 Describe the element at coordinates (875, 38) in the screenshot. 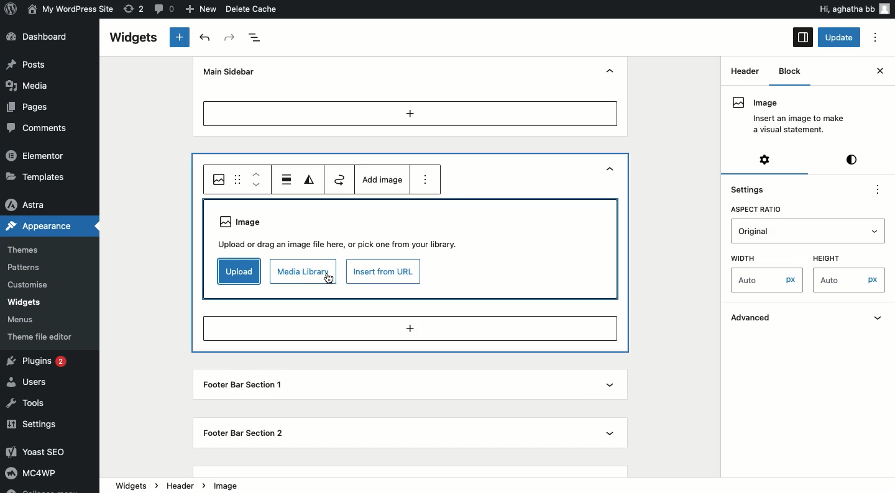

I see `Options` at that location.